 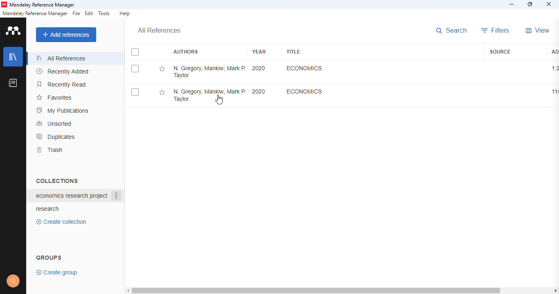 I want to click on authors, so click(x=185, y=52).